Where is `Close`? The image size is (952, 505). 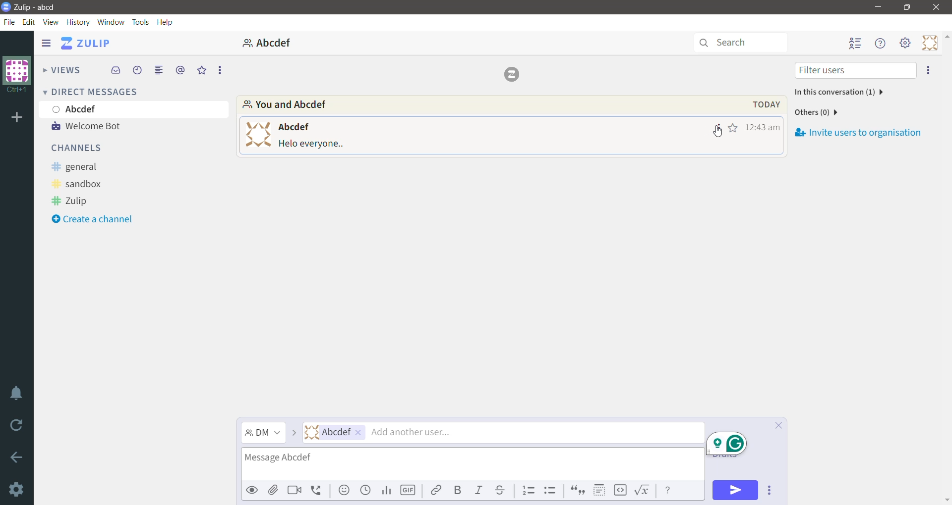 Close is located at coordinates (937, 7).